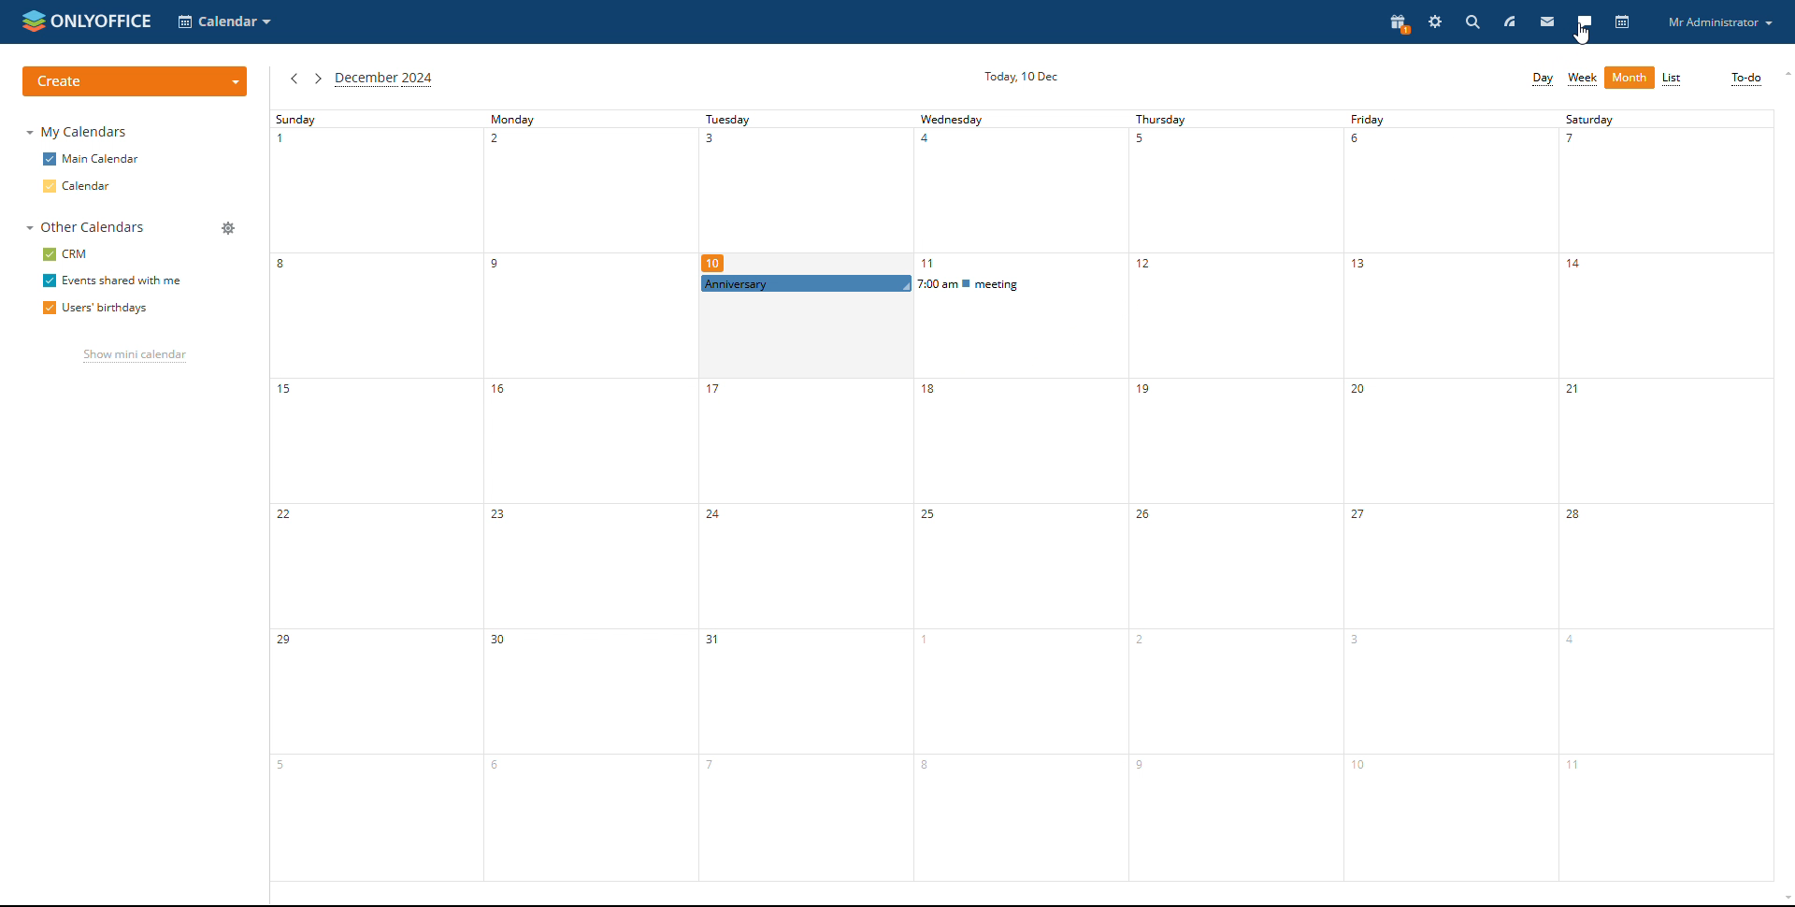  Describe the element at coordinates (1673, 79) in the screenshot. I see `list view` at that location.